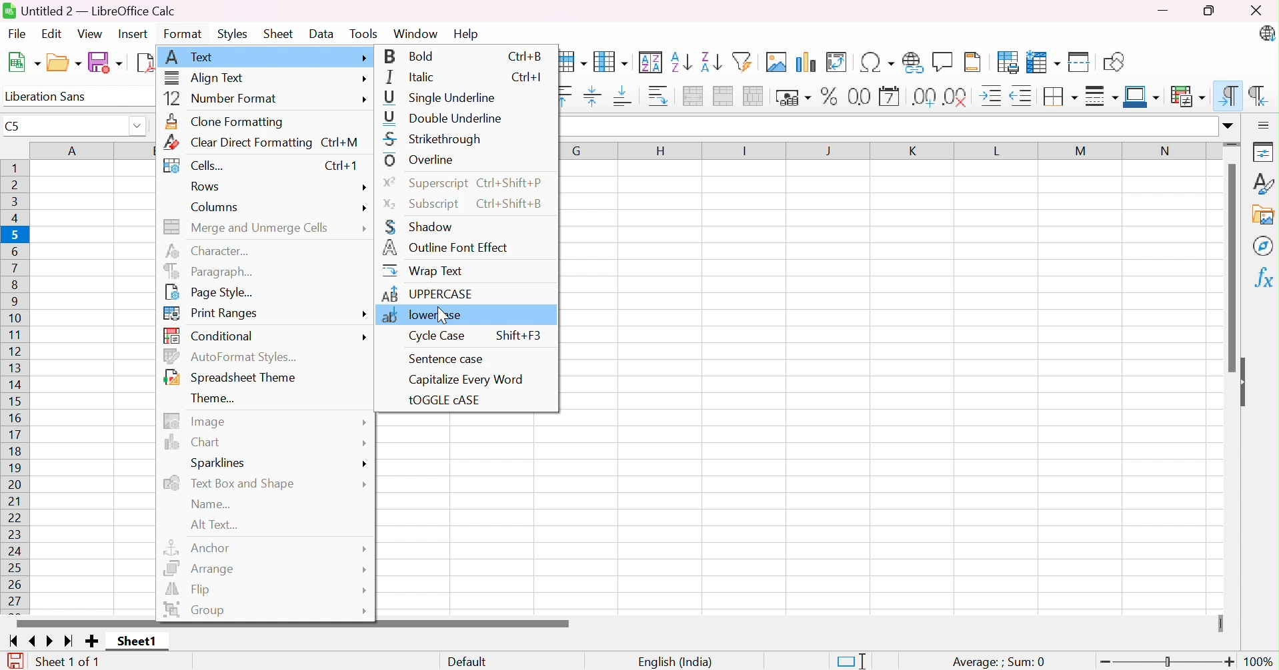 The width and height of the screenshot is (1279, 670). What do you see at coordinates (1266, 149) in the screenshot?
I see `Properties` at bounding box center [1266, 149].